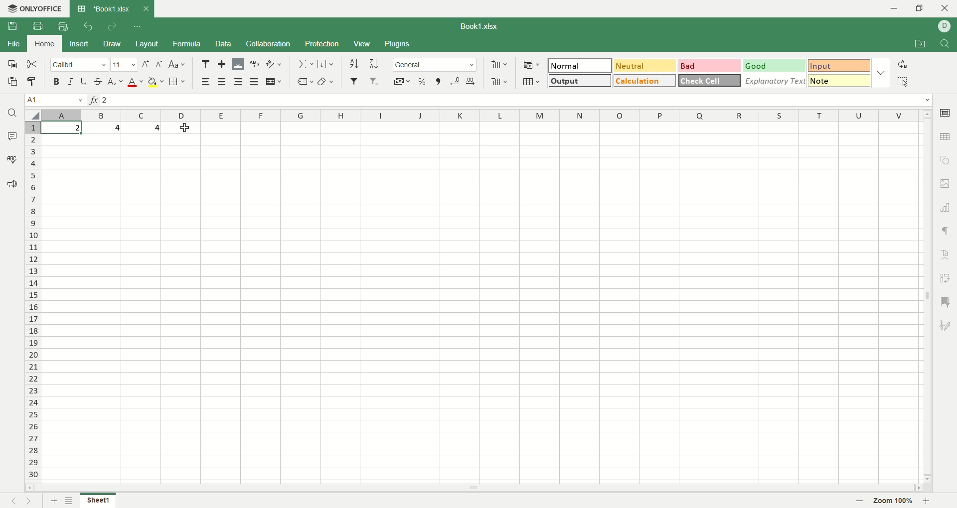  I want to click on clear, so click(327, 81).